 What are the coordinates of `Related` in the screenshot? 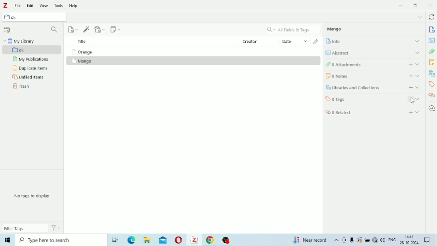 It's located at (432, 95).